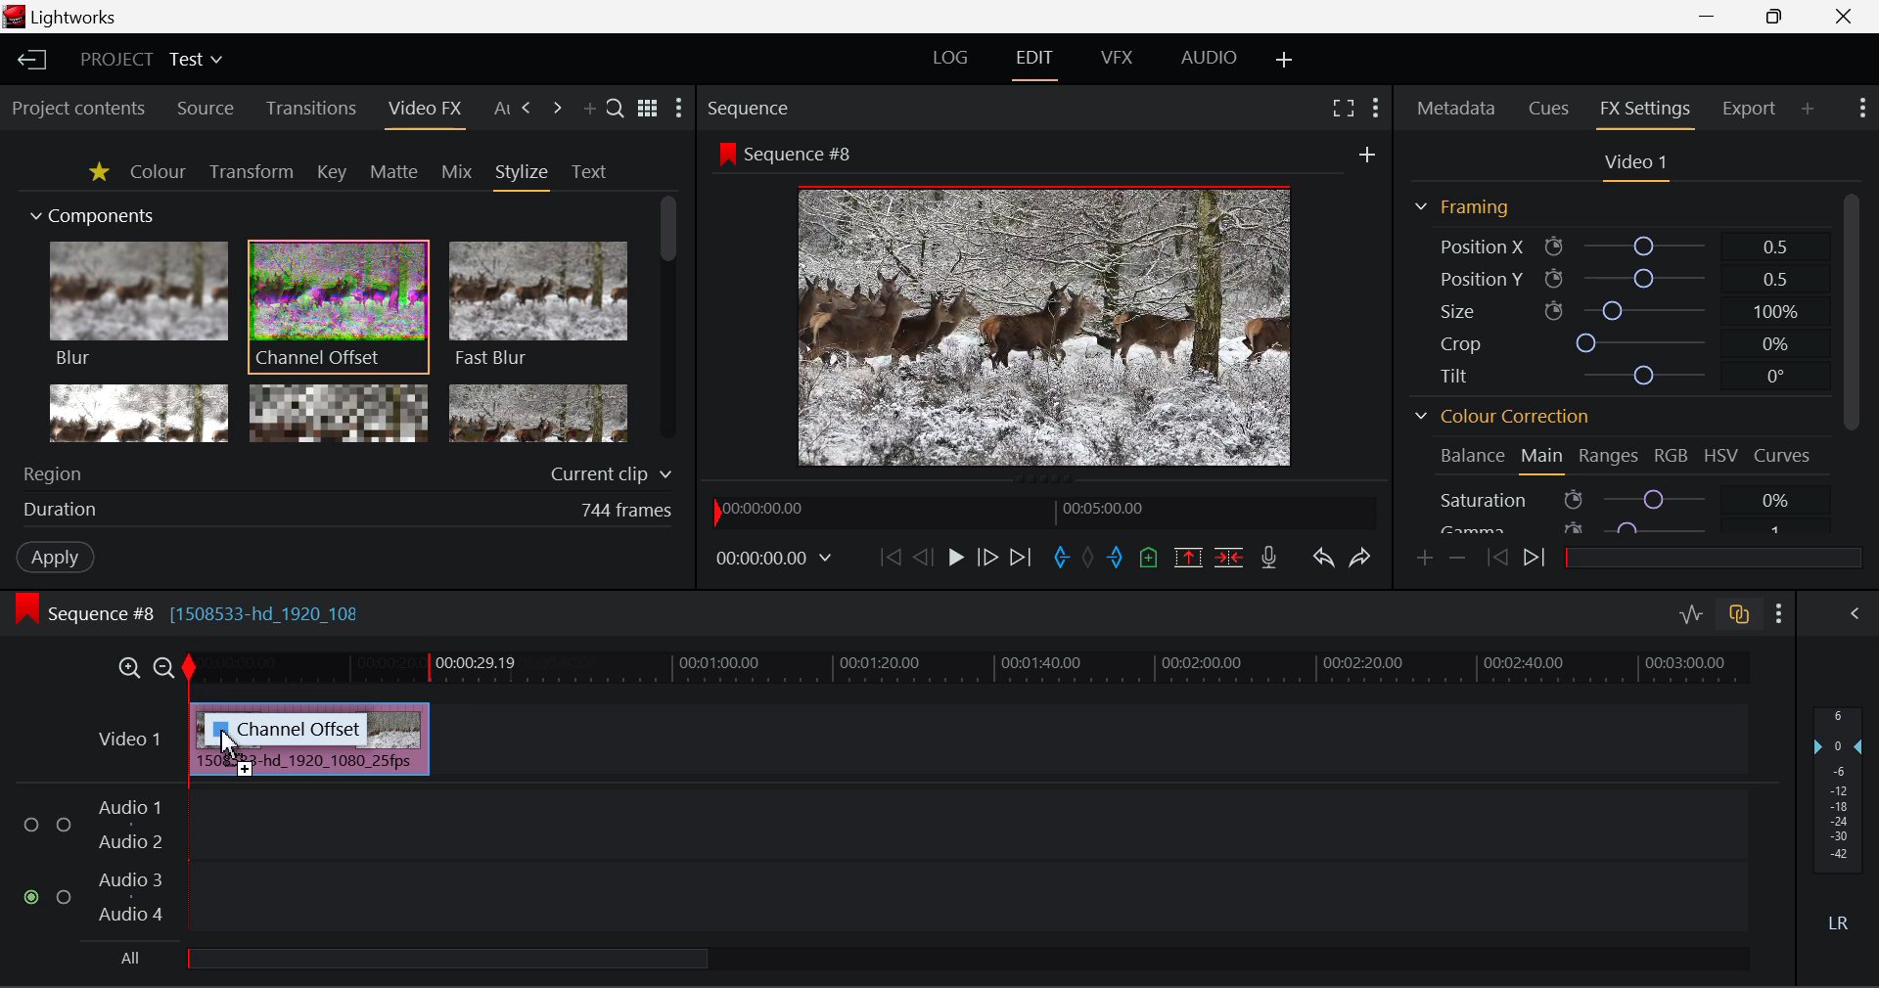  What do you see at coordinates (616, 108) in the screenshot?
I see `Search` at bounding box center [616, 108].